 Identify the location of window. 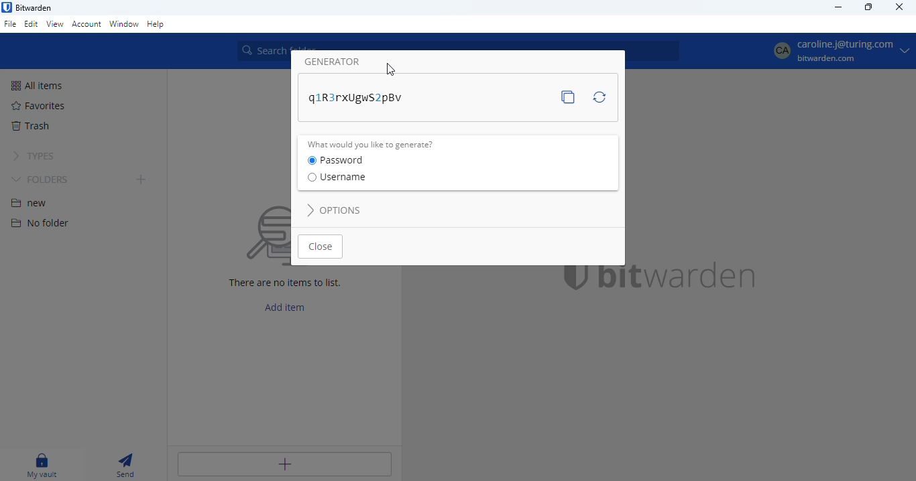
(124, 24).